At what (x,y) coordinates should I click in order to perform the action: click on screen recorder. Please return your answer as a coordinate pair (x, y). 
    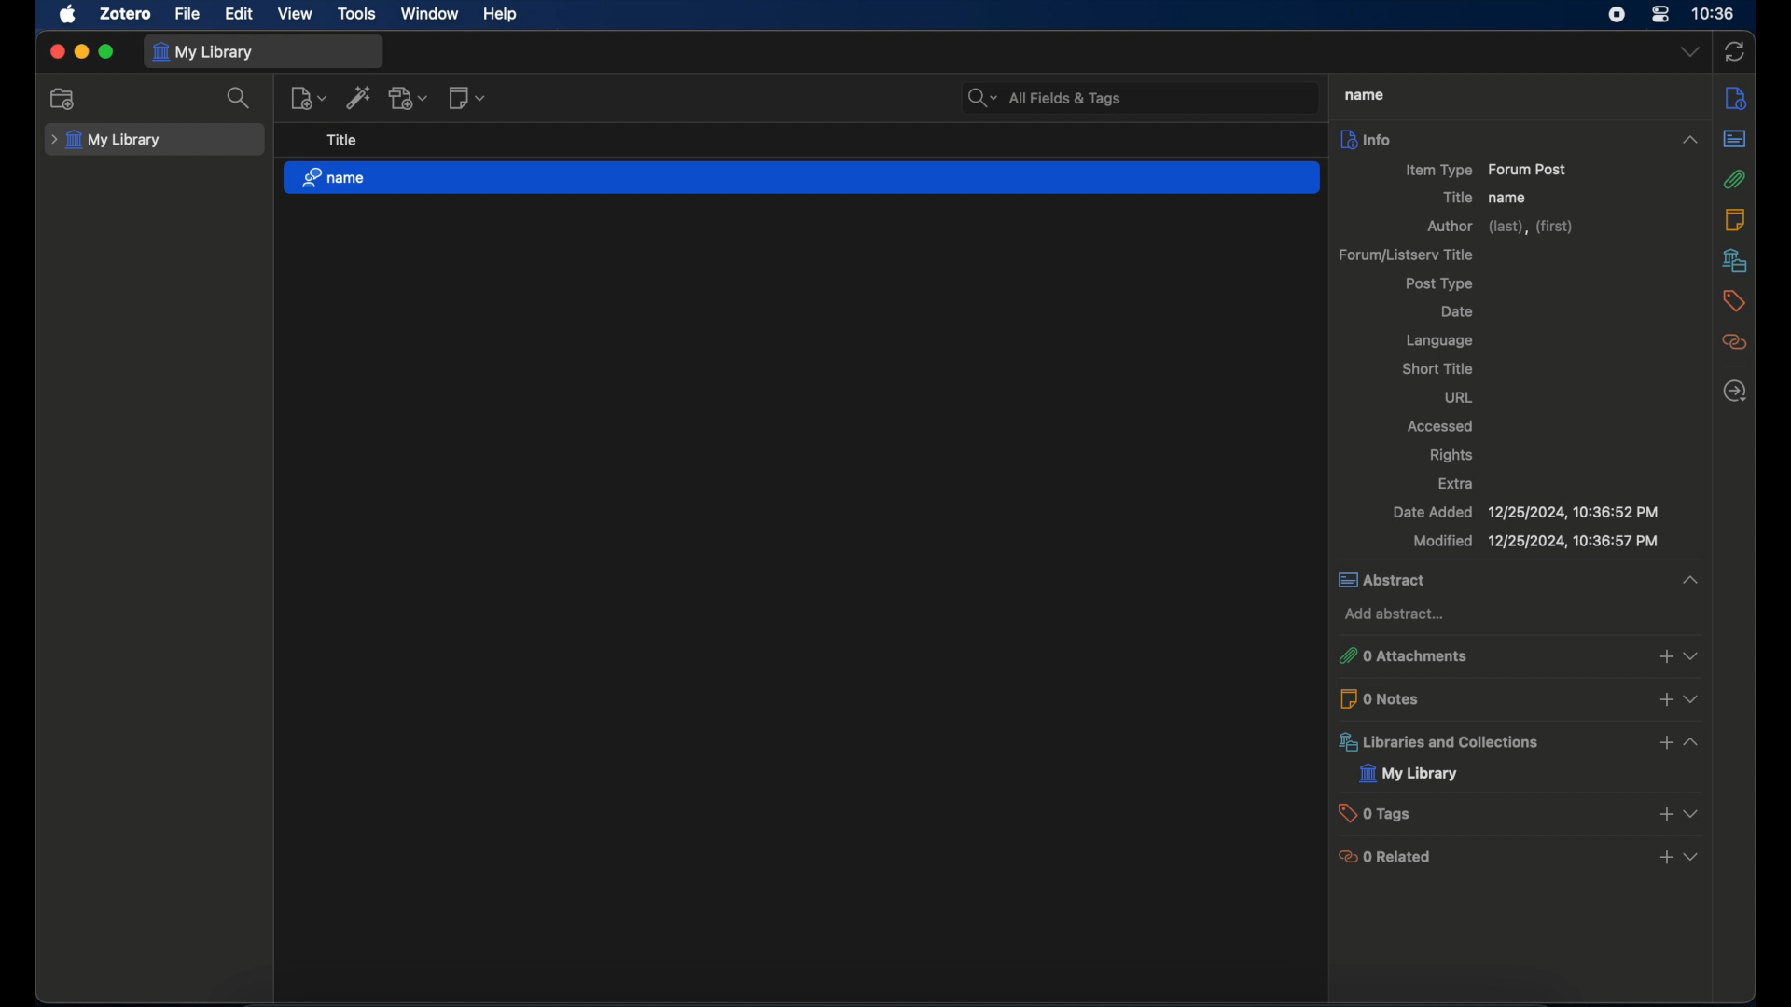
    Looking at the image, I should click on (1616, 15).